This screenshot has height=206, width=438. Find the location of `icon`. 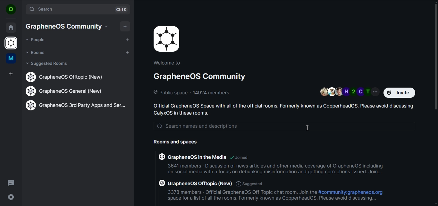

icon is located at coordinates (167, 39).